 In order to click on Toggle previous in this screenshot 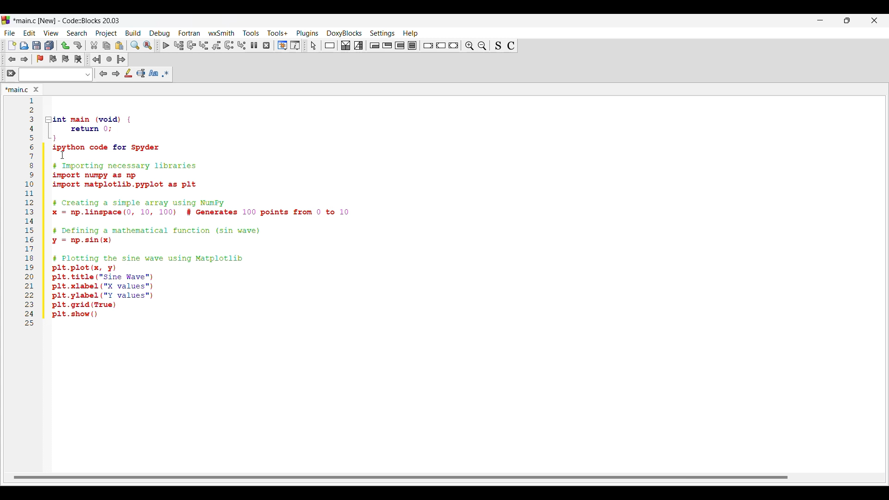, I will do `click(53, 59)`.